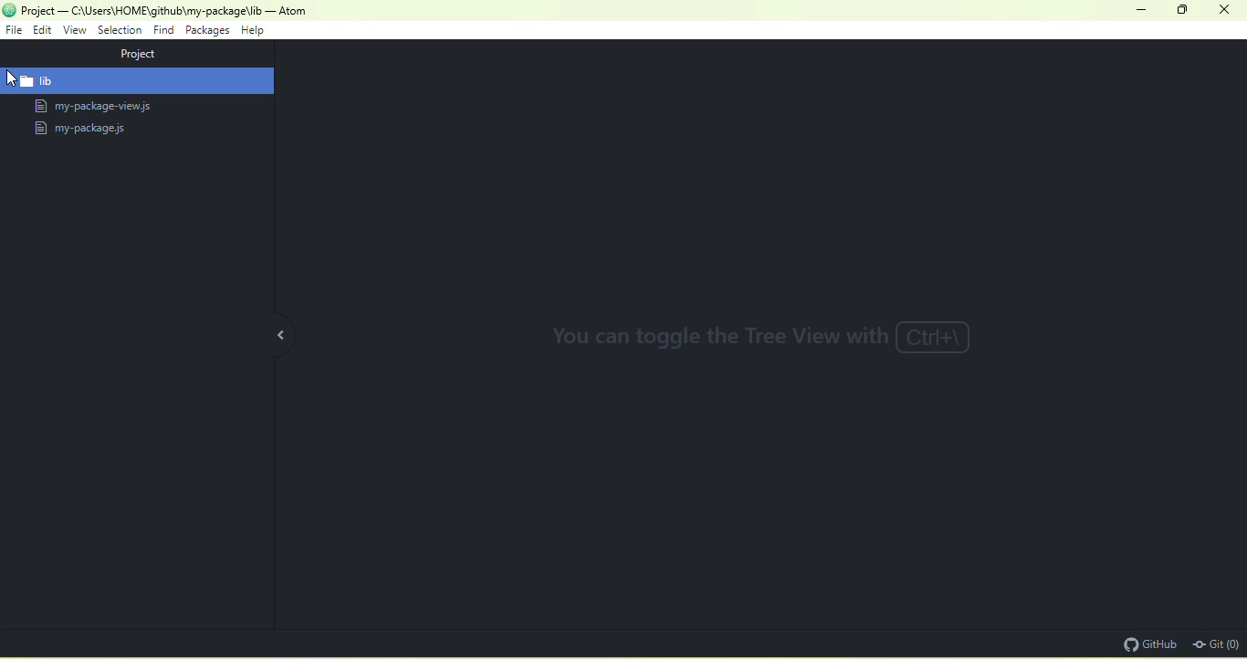  I want to click on help, so click(253, 31).